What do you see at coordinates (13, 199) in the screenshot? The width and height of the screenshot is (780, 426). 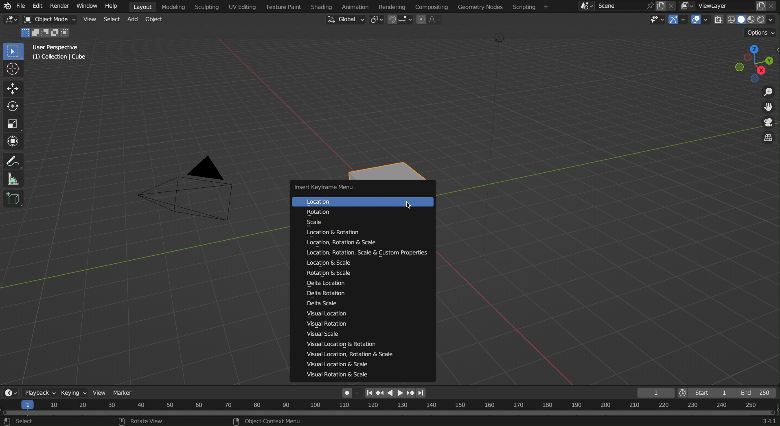 I see `Add Cube` at bounding box center [13, 199].